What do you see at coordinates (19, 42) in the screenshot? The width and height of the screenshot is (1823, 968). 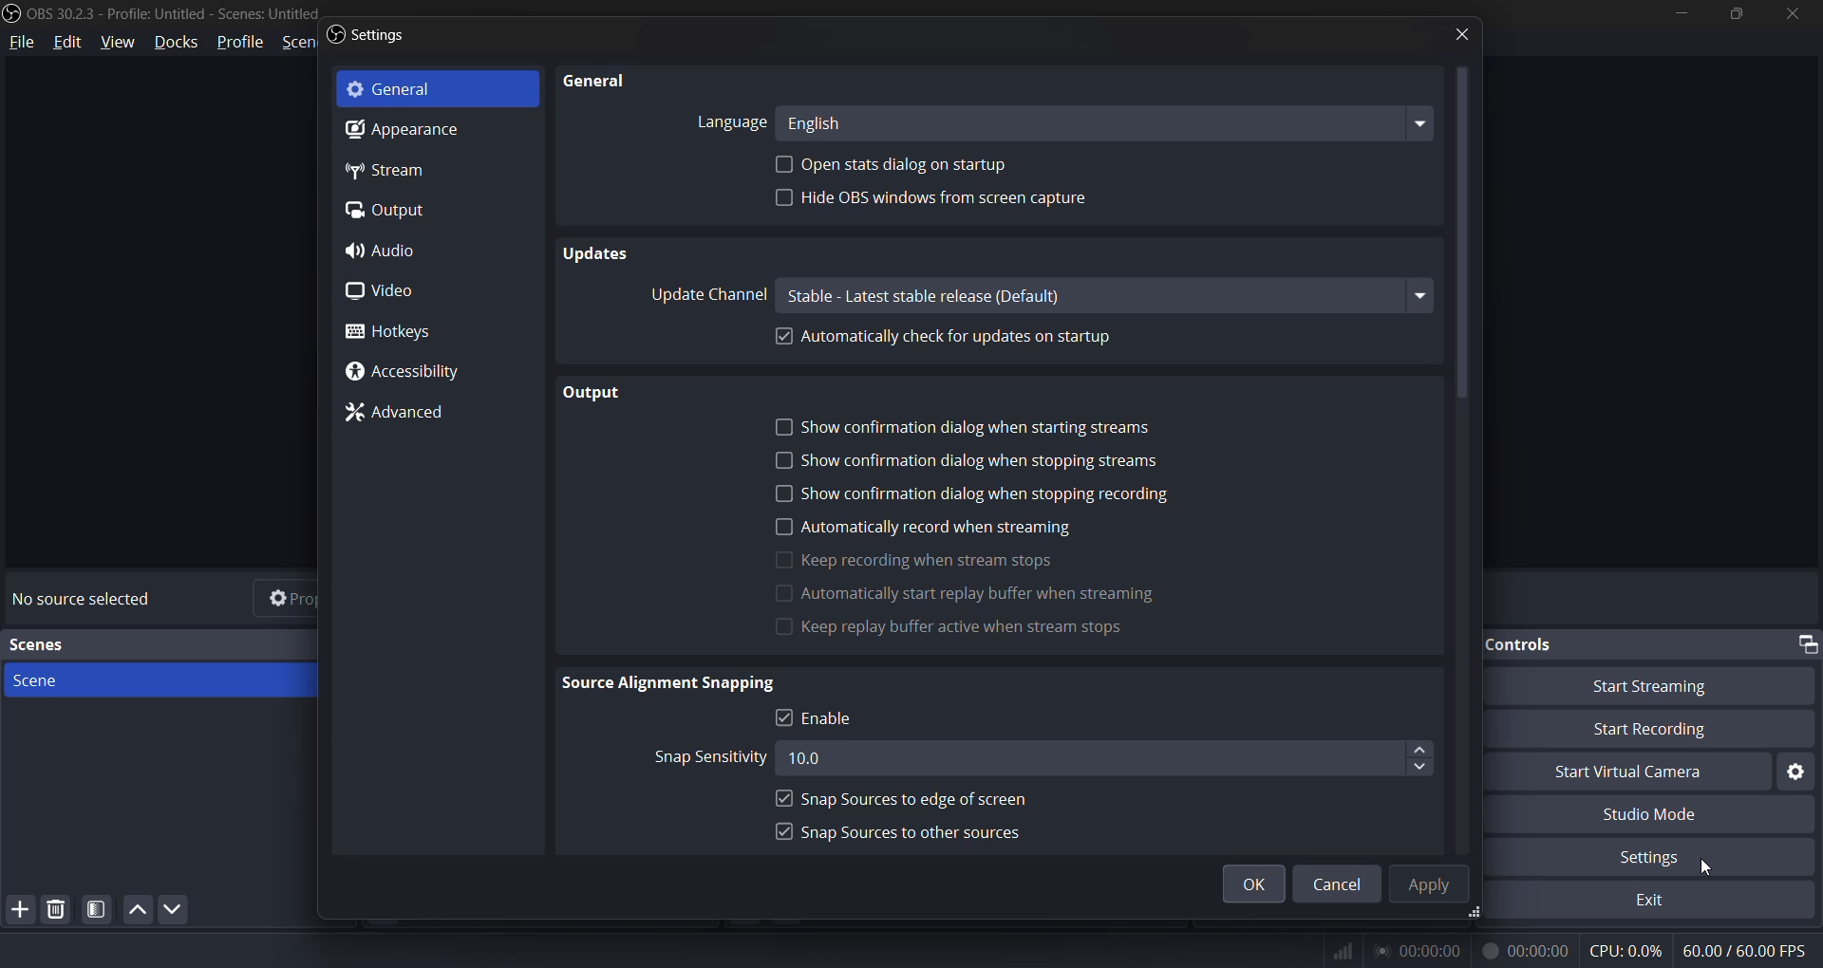 I see `file` at bounding box center [19, 42].